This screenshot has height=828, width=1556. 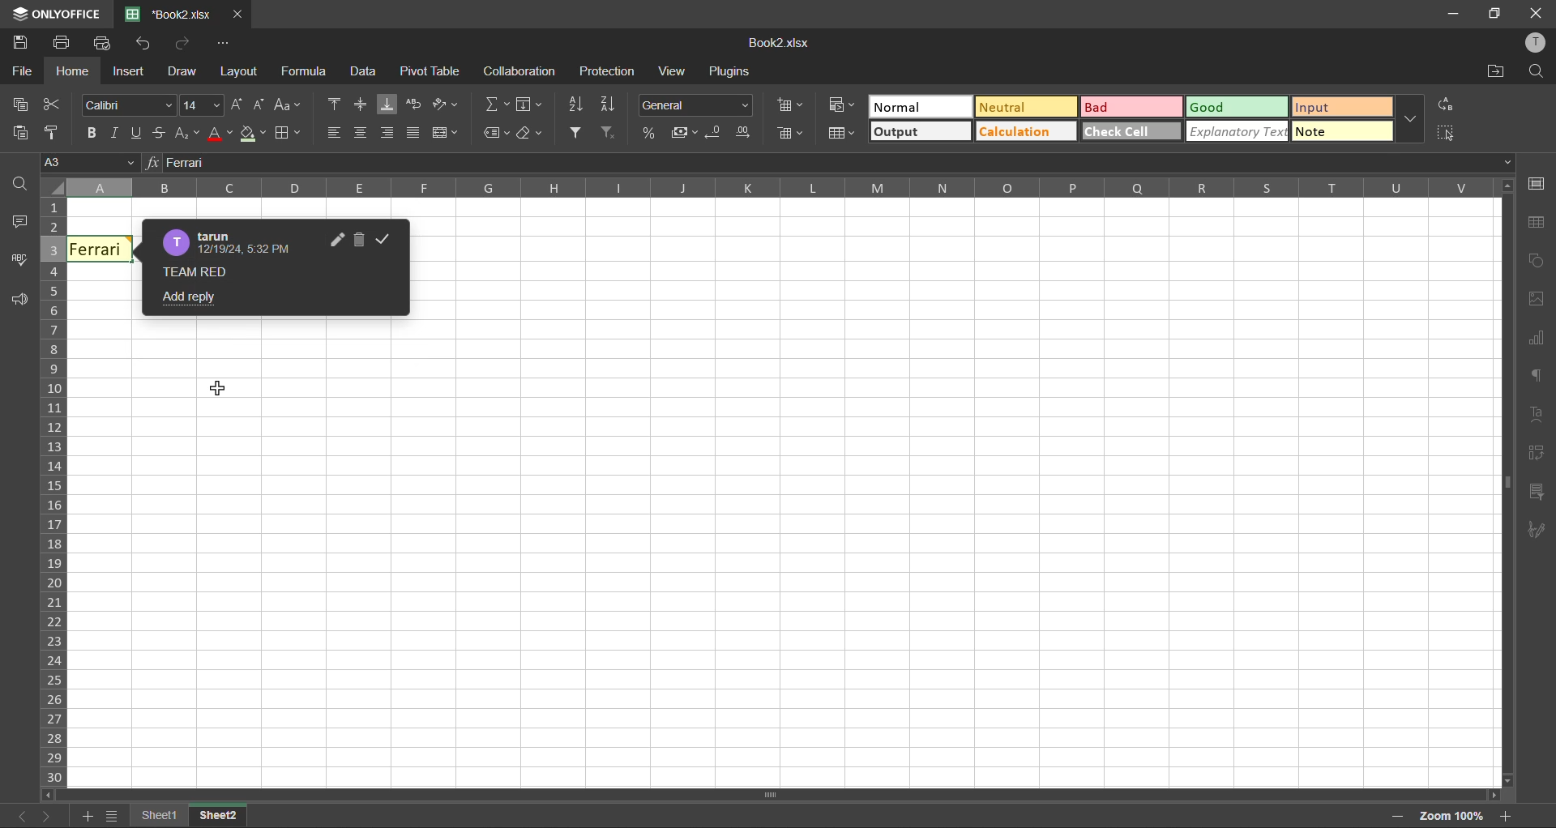 I want to click on find, so click(x=1541, y=70).